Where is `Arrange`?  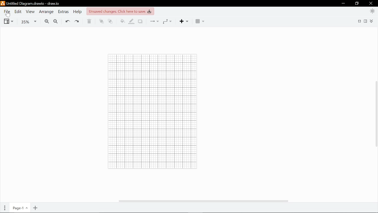
Arrange is located at coordinates (46, 12).